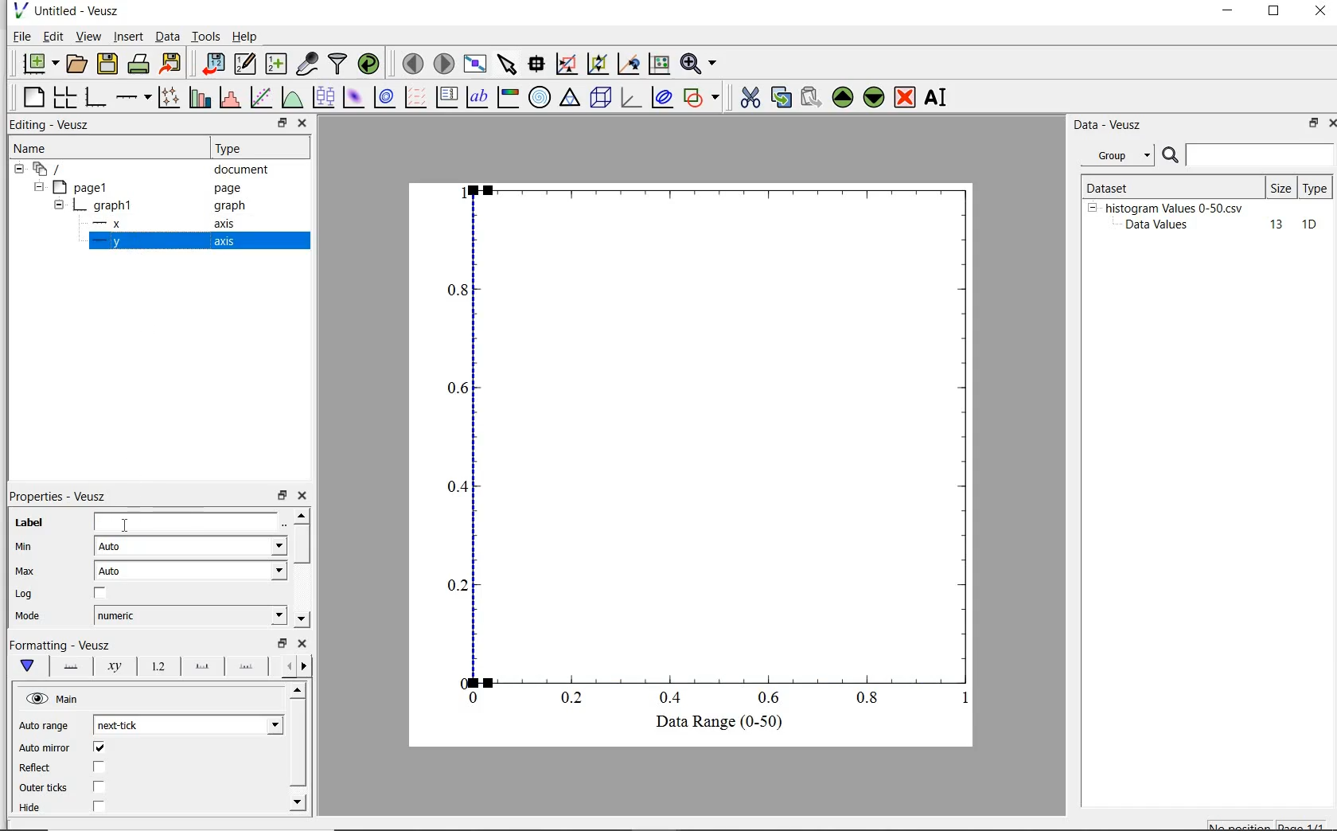 The height and width of the screenshot is (831, 1337). I want to click on restore down, so click(1308, 124).